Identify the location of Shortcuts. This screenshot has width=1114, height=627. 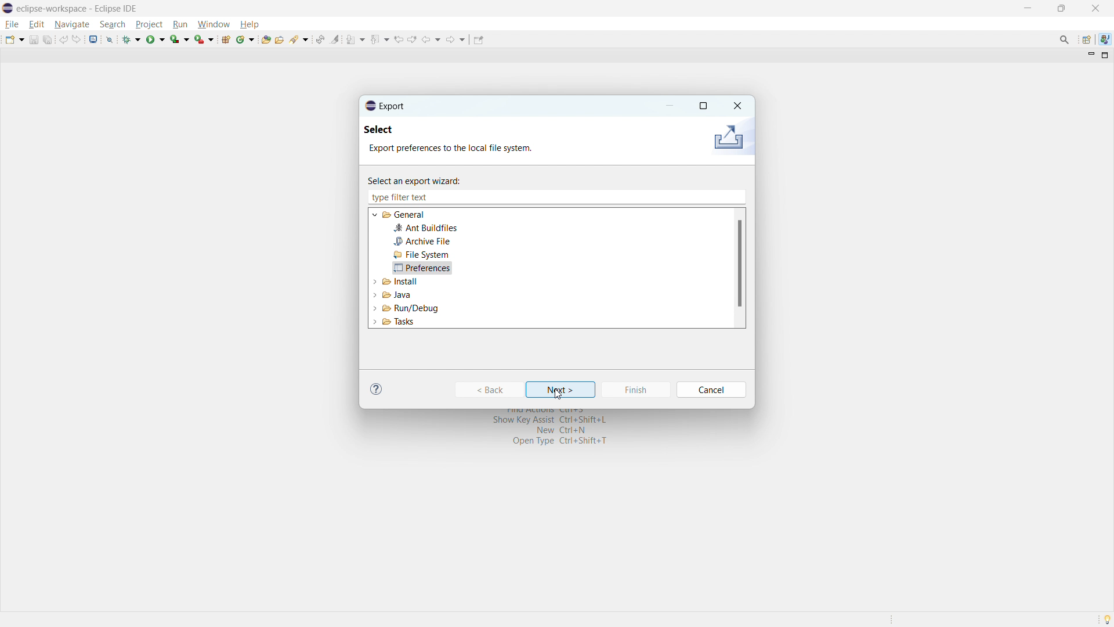
(542, 438).